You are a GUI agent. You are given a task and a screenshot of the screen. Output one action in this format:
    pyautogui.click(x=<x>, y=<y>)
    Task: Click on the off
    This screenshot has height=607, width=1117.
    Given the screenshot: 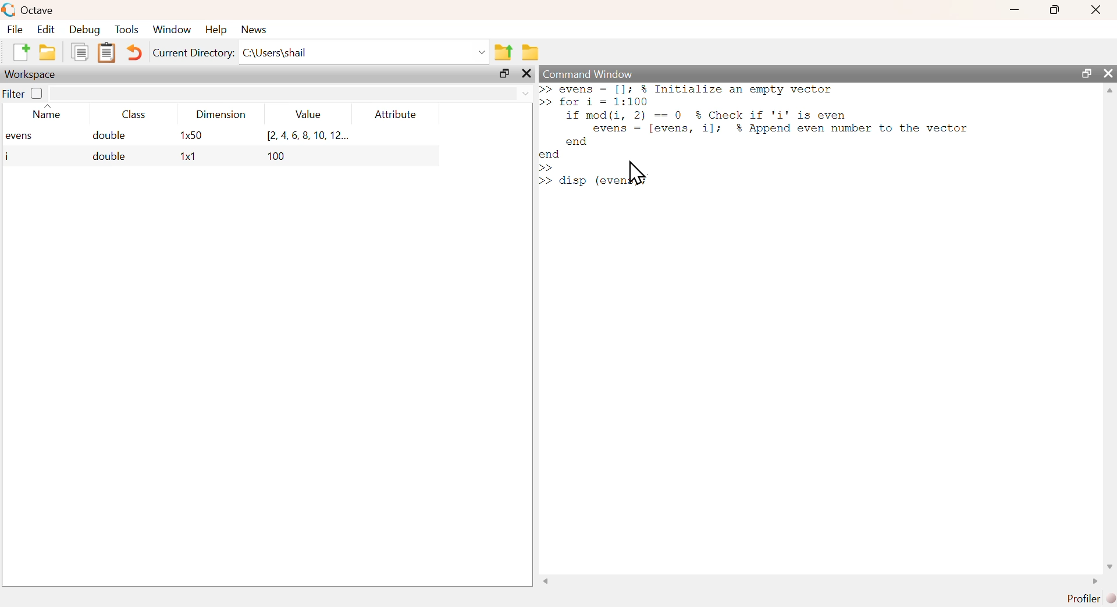 What is the action you would take?
    pyautogui.click(x=37, y=92)
    